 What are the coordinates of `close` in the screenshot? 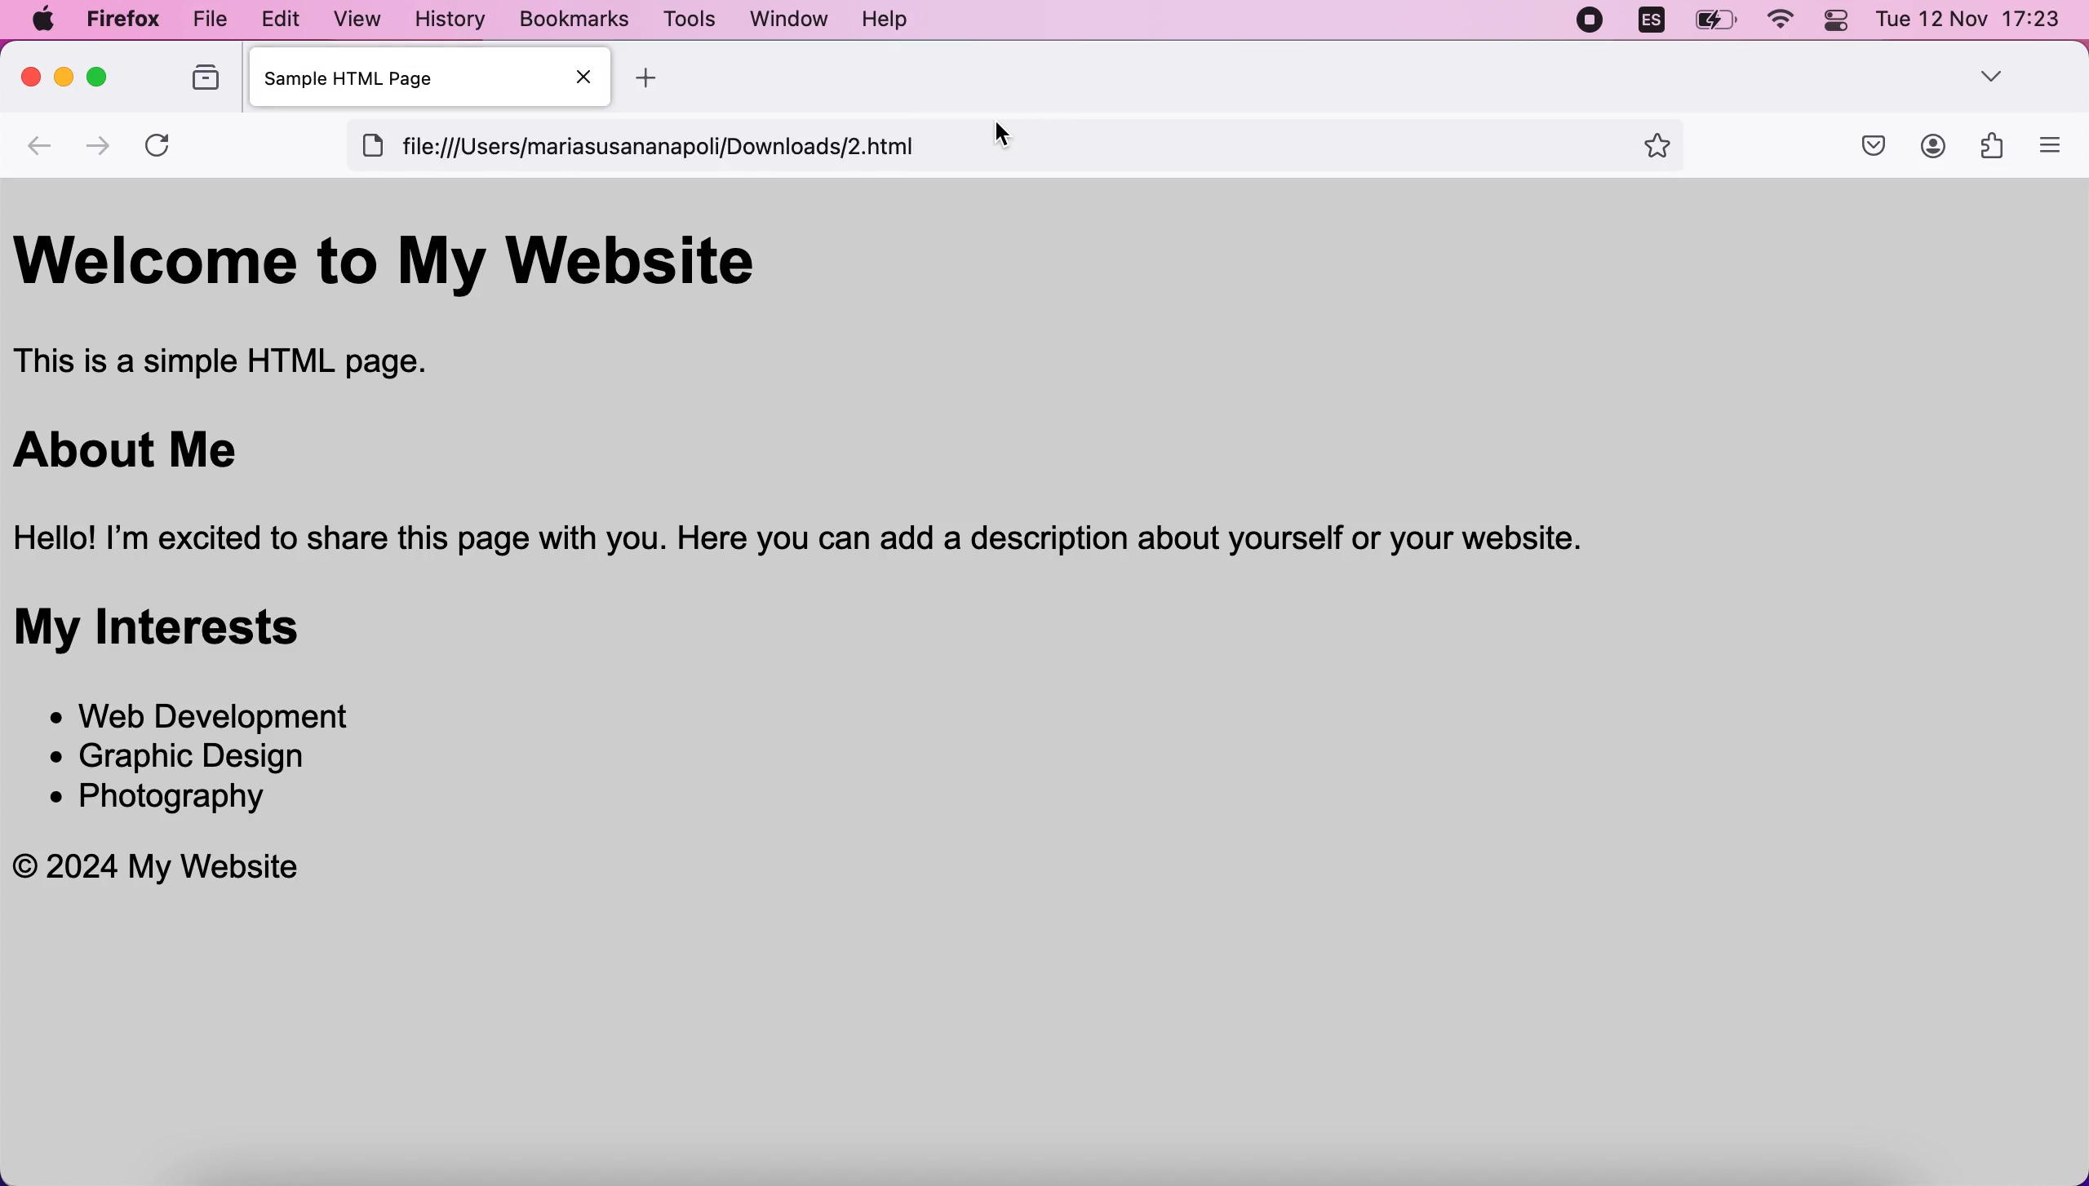 It's located at (29, 82).